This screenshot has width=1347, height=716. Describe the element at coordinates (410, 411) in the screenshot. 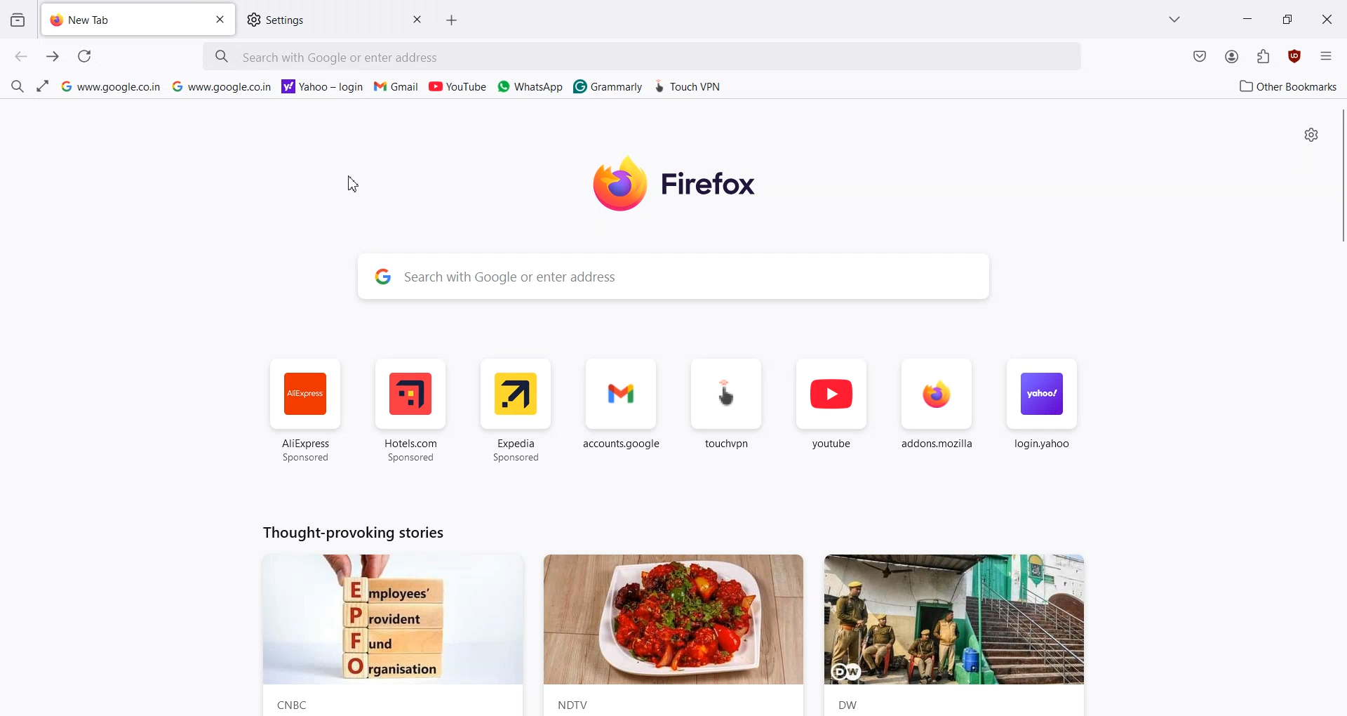

I see `Hotel.com Sponsored` at that location.